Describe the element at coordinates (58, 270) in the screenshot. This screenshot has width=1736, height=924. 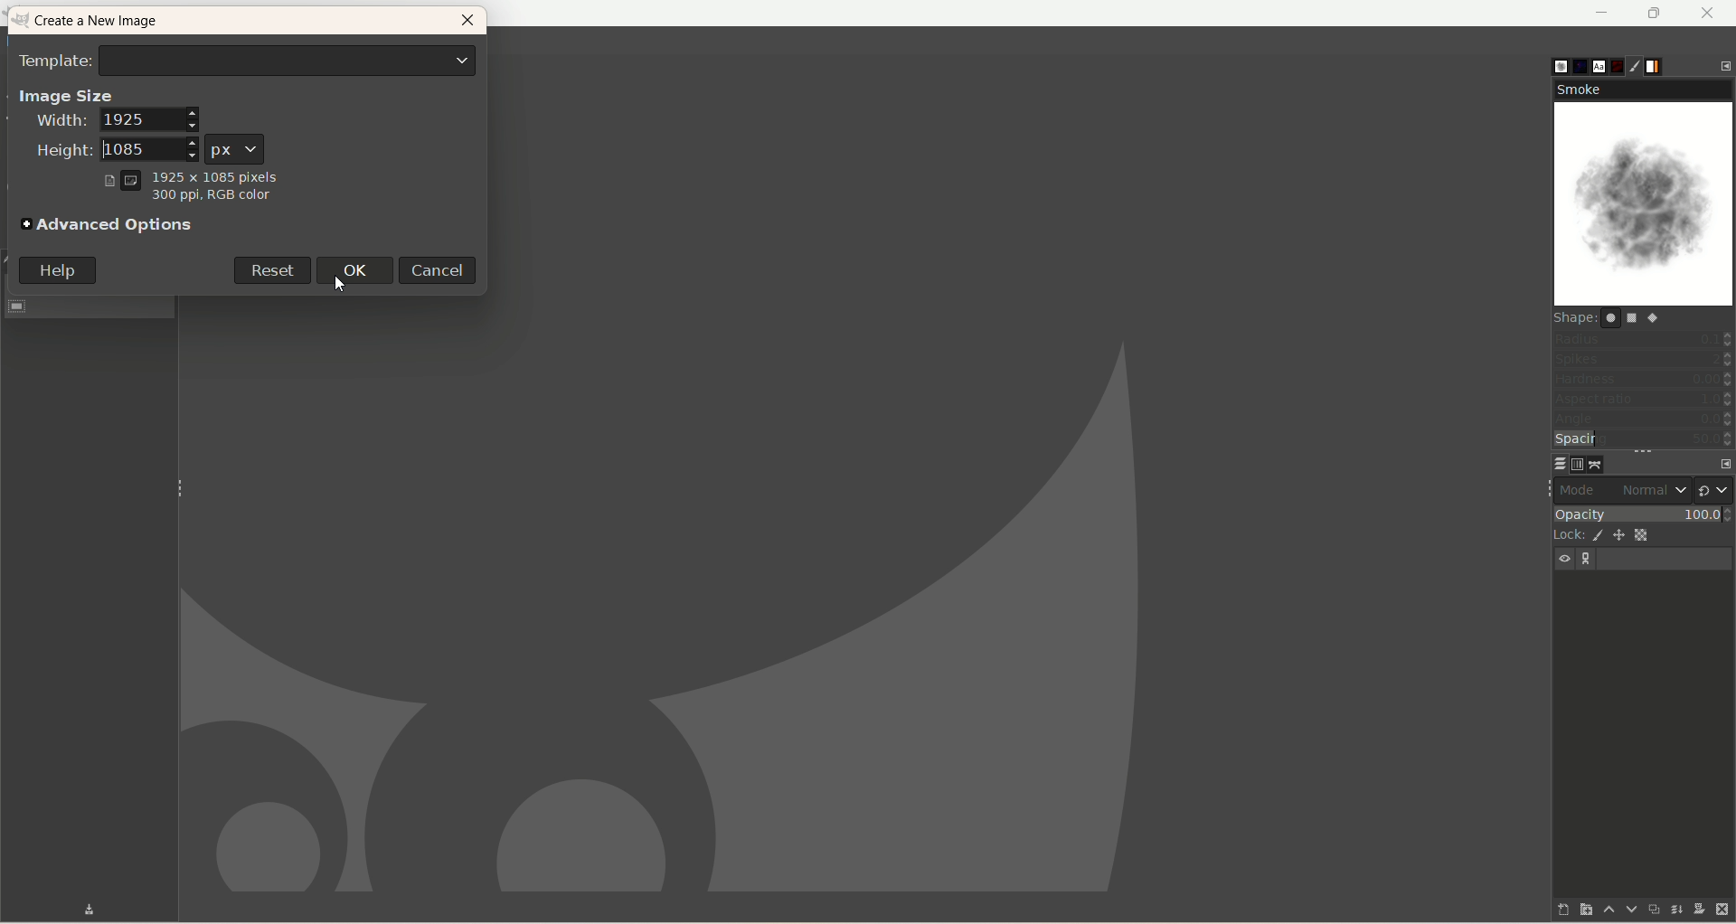
I see `help` at that location.